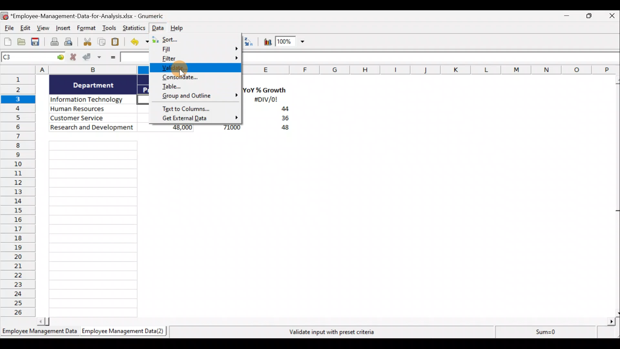  Describe the element at coordinates (197, 97) in the screenshot. I see `Group and outline` at that location.